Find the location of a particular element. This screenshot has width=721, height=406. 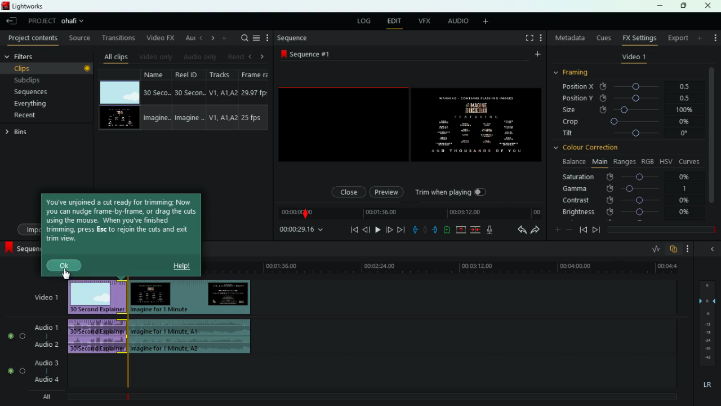

video 1 is located at coordinates (634, 59).